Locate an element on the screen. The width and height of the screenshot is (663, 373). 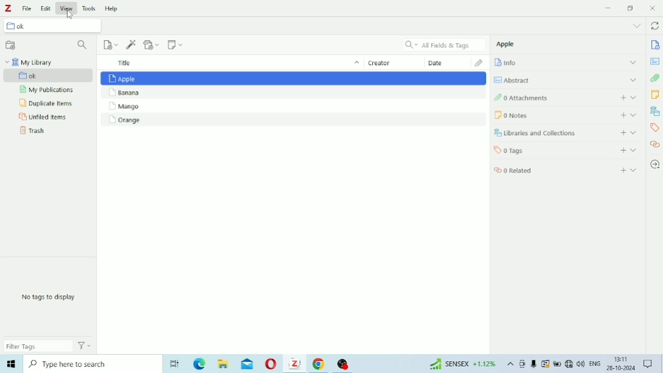
add is located at coordinates (622, 169).